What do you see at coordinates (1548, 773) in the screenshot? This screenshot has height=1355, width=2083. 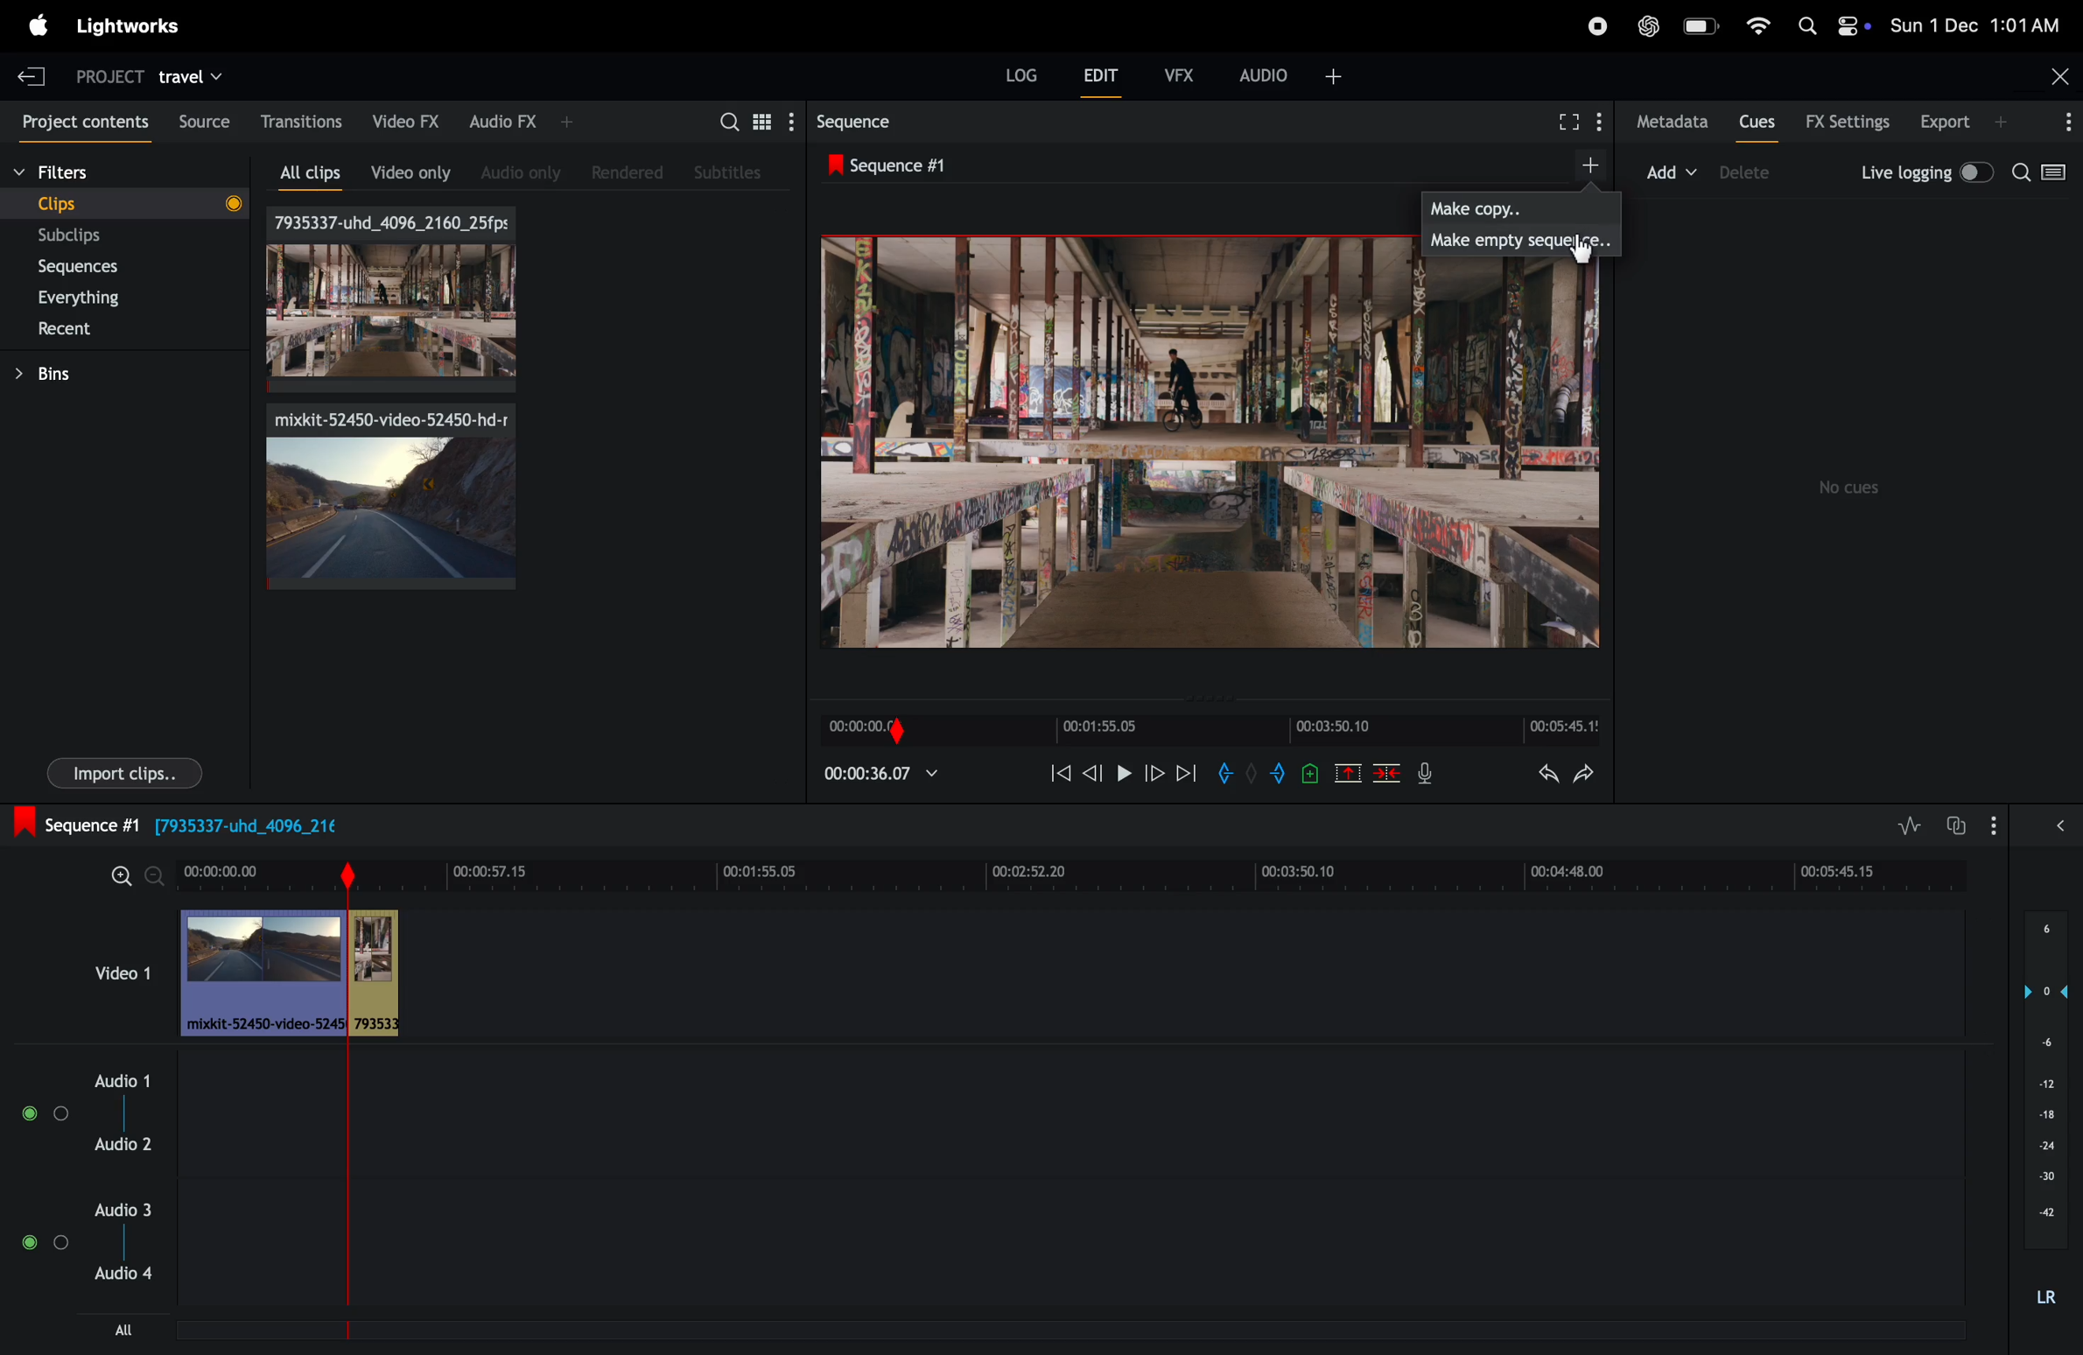 I see `undo` at bounding box center [1548, 773].